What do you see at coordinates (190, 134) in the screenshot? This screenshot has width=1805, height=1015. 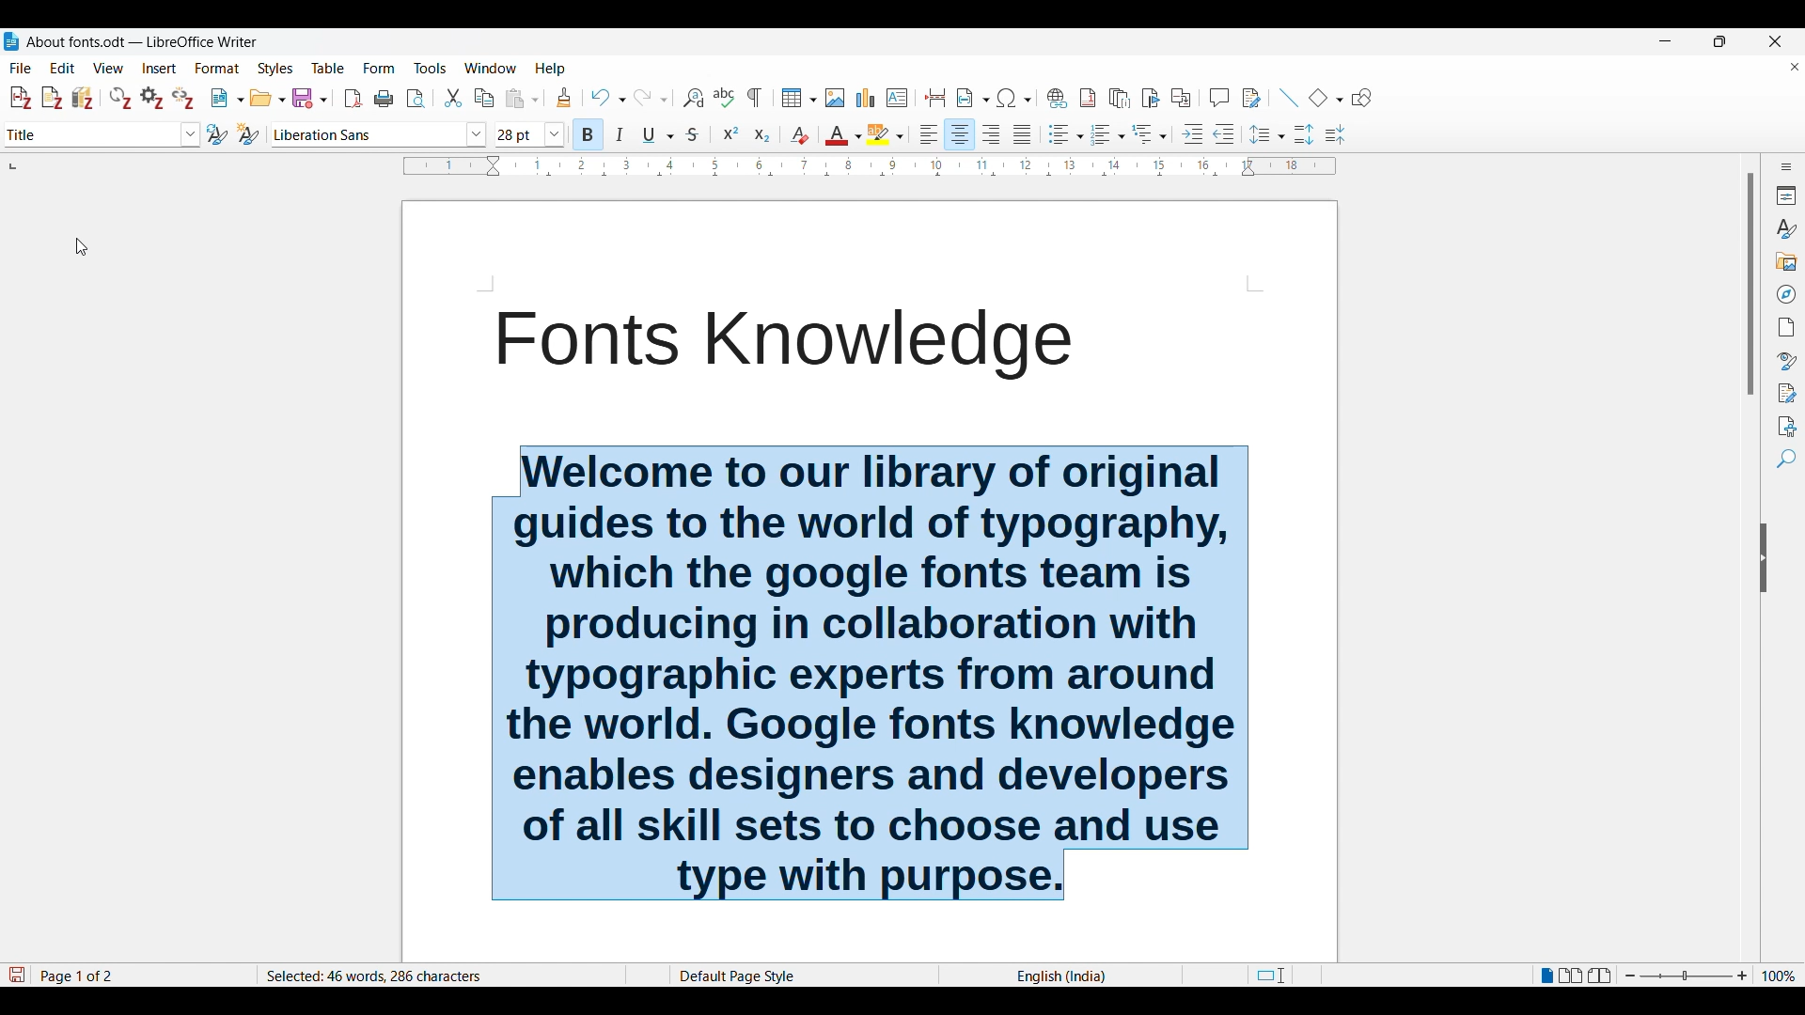 I see `Highlighted by cursor` at bounding box center [190, 134].